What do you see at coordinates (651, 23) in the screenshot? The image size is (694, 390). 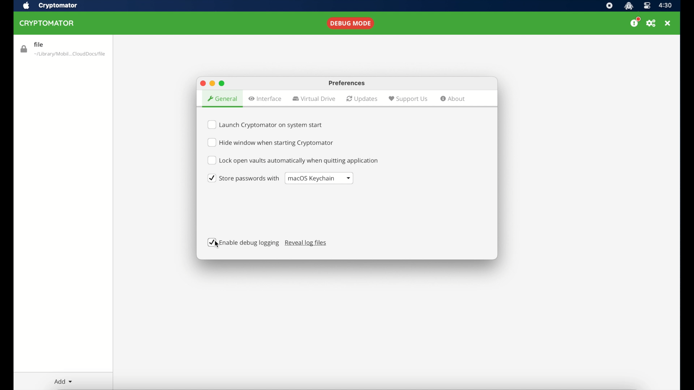 I see `preferences` at bounding box center [651, 23].